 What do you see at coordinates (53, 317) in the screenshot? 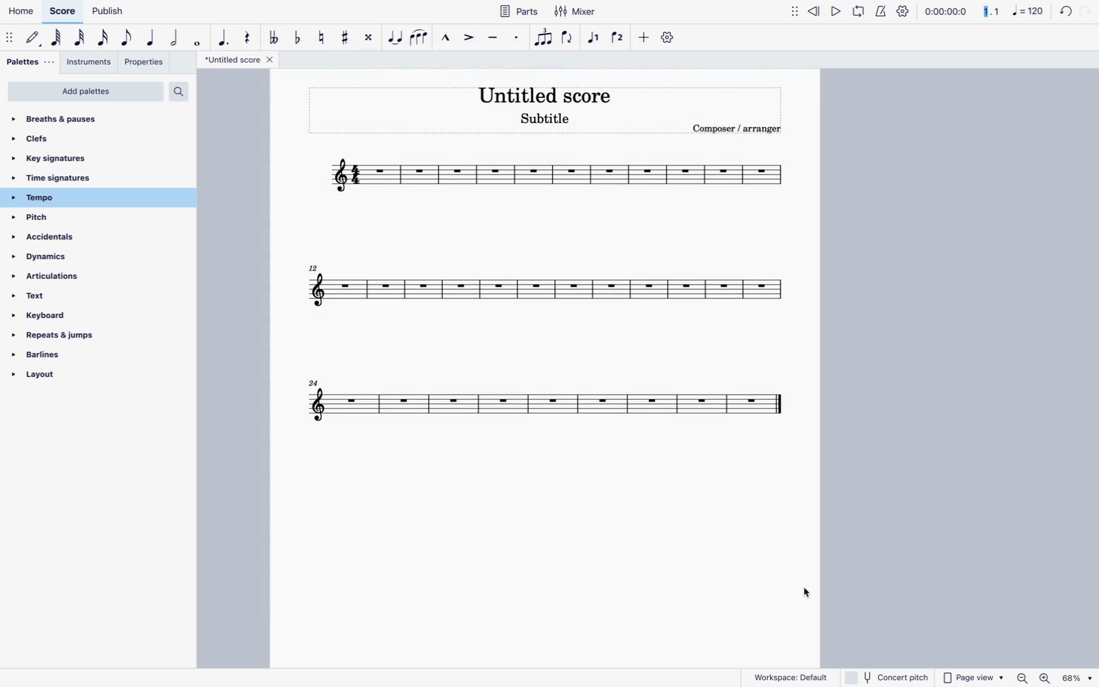
I see `keyboard` at bounding box center [53, 317].